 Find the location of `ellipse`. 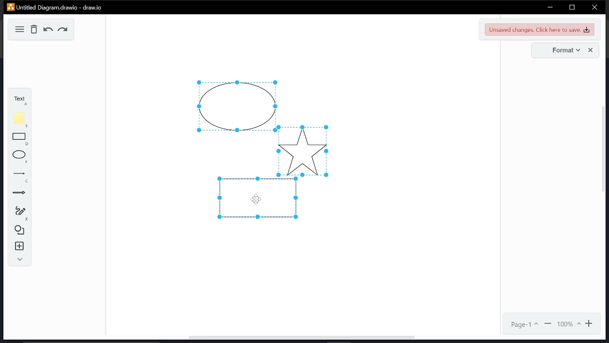

ellipse is located at coordinates (20, 157).